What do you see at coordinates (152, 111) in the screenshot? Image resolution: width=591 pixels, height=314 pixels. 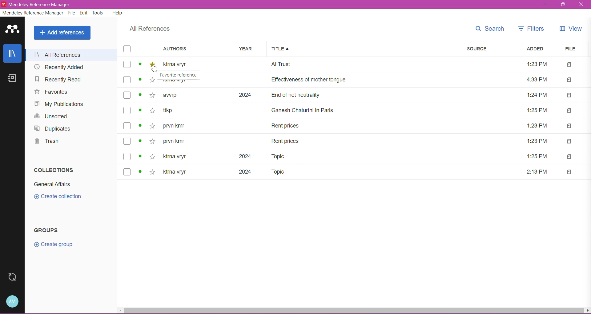 I see `Add to favorite` at bounding box center [152, 111].